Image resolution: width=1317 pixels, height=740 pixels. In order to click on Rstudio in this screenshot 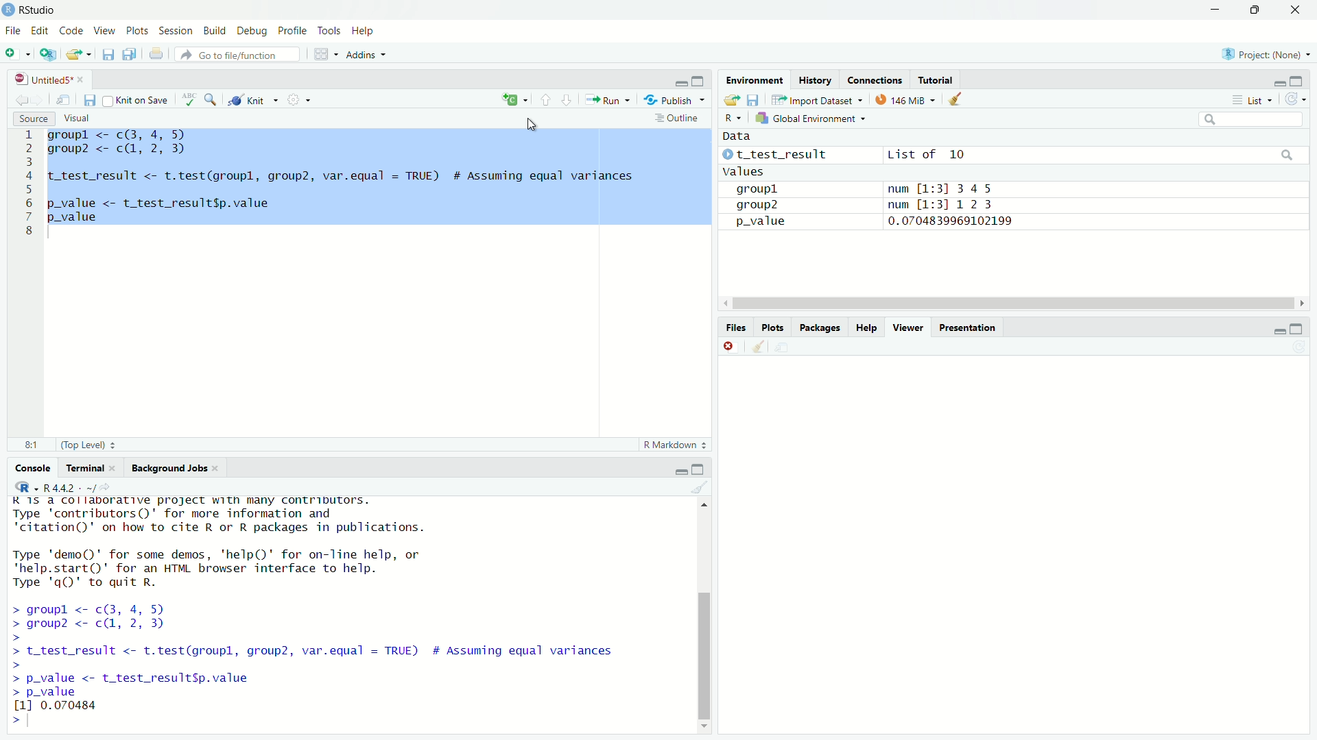, I will do `click(40, 8)`.